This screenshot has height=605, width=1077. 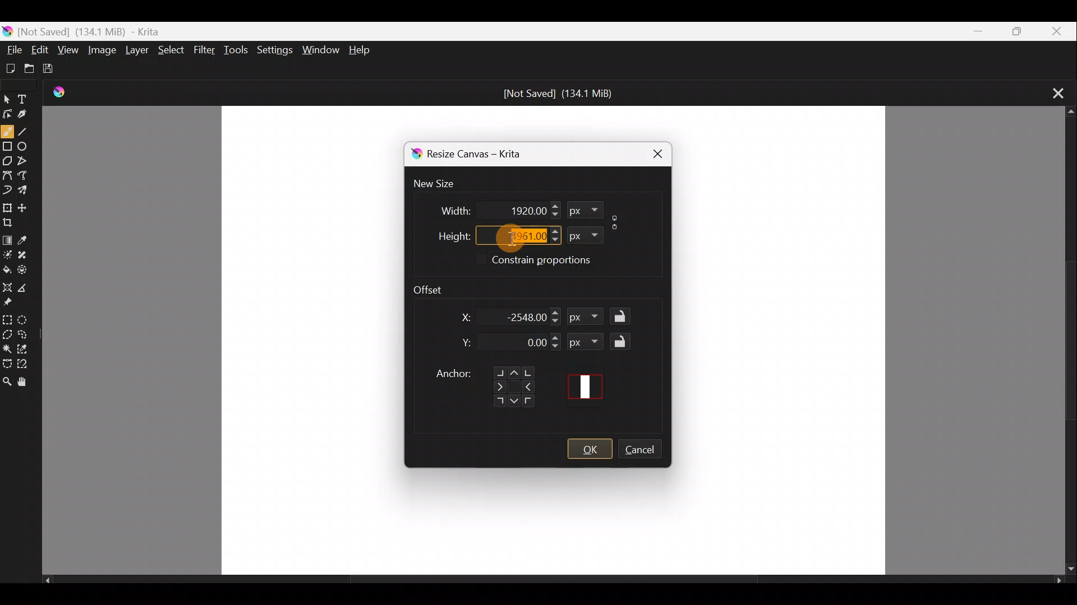 What do you see at coordinates (414, 154) in the screenshot?
I see `Krita logo` at bounding box center [414, 154].